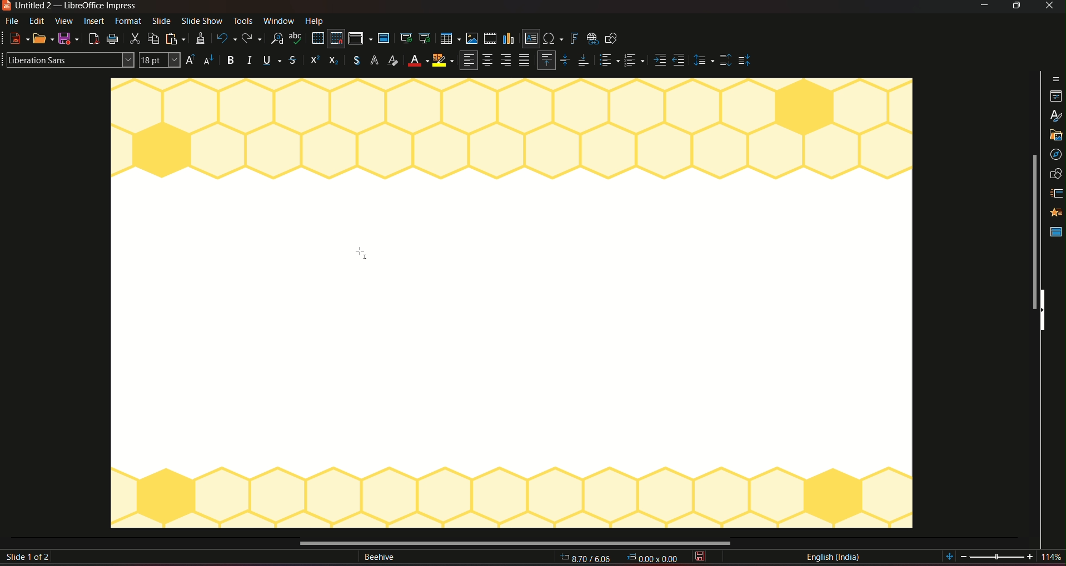  What do you see at coordinates (1057, 152) in the screenshot?
I see `shapes` at bounding box center [1057, 152].